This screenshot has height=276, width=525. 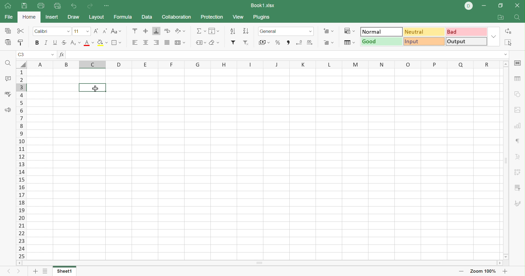 I want to click on Format table as template, so click(x=348, y=43).